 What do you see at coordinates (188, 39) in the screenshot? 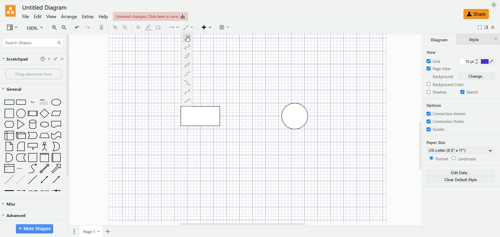
I see `Cursor Position` at bounding box center [188, 39].